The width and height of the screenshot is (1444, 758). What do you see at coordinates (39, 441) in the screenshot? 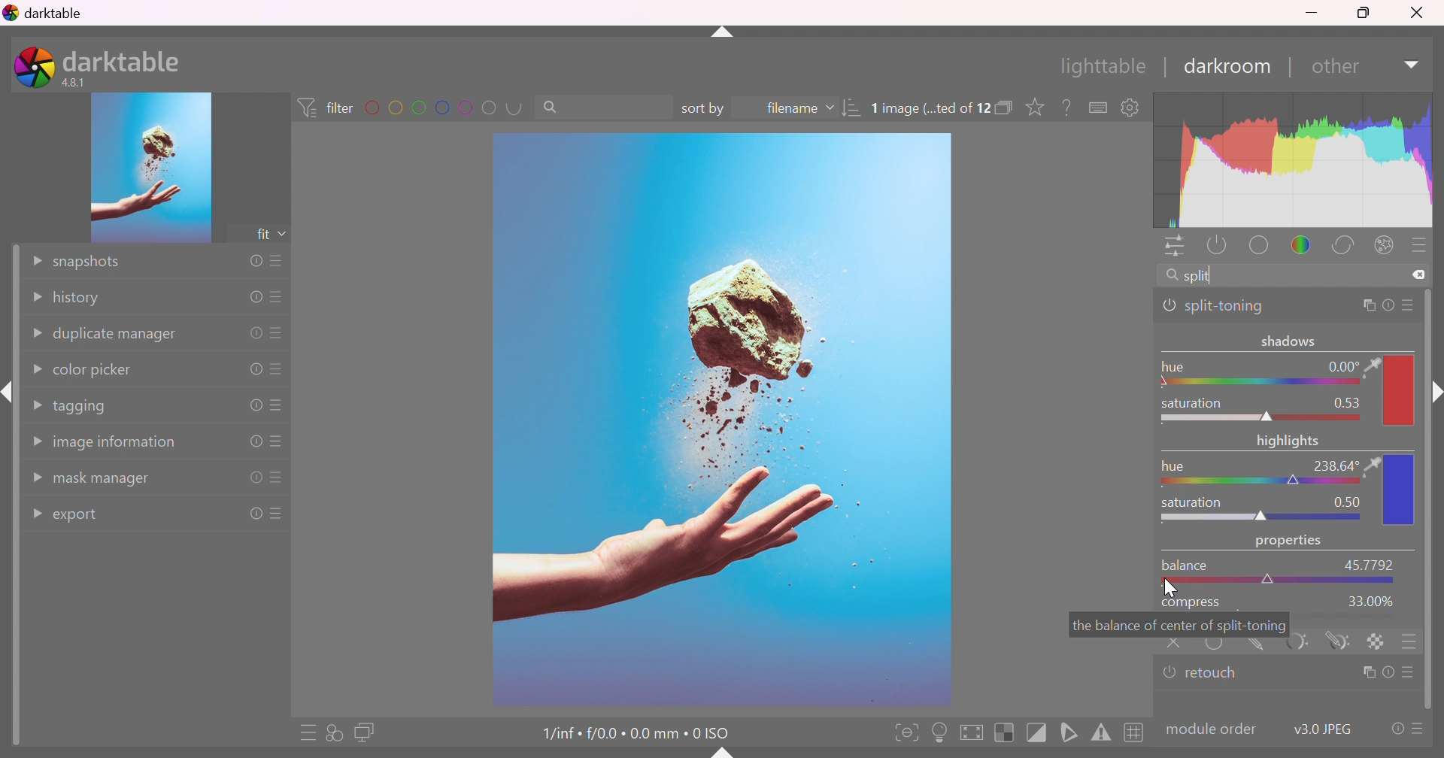
I see `Drop Down` at bounding box center [39, 441].